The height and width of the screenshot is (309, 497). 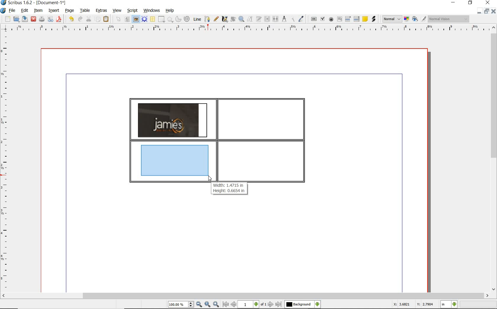 What do you see at coordinates (233, 305) in the screenshot?
I see `go to previous page` at bounding box center [233, 305].